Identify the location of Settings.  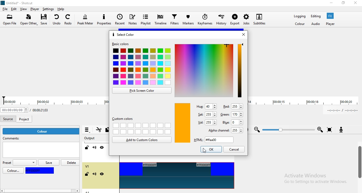
(48, 9).